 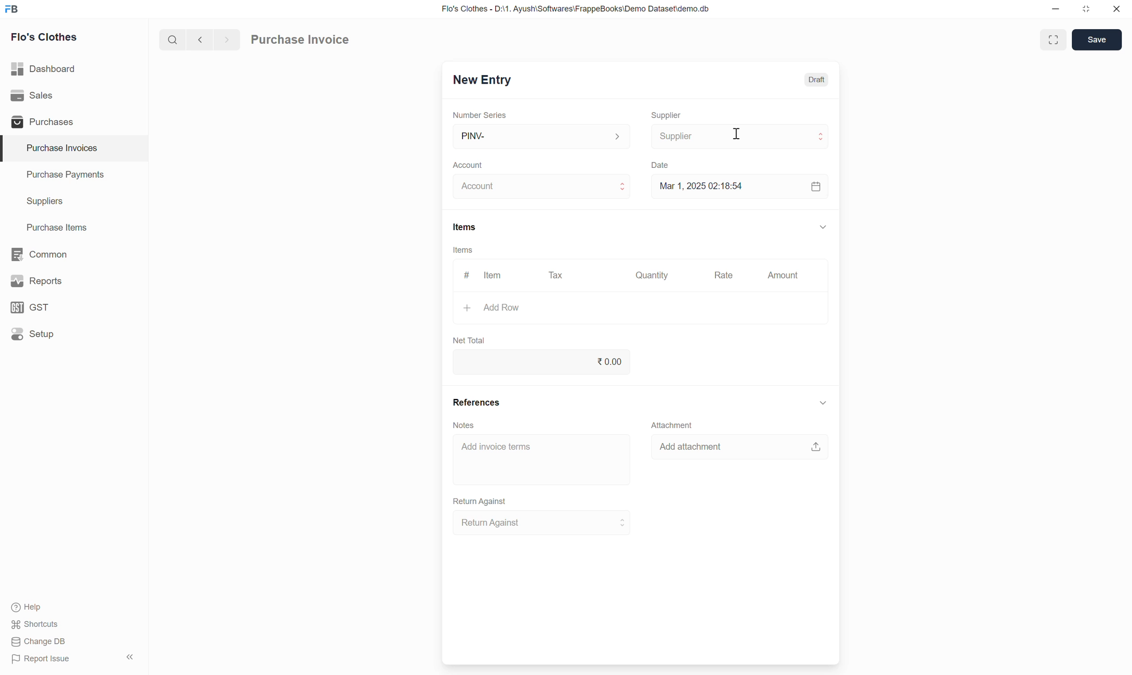 I want to click on Save, so click(x=1096, y=40).